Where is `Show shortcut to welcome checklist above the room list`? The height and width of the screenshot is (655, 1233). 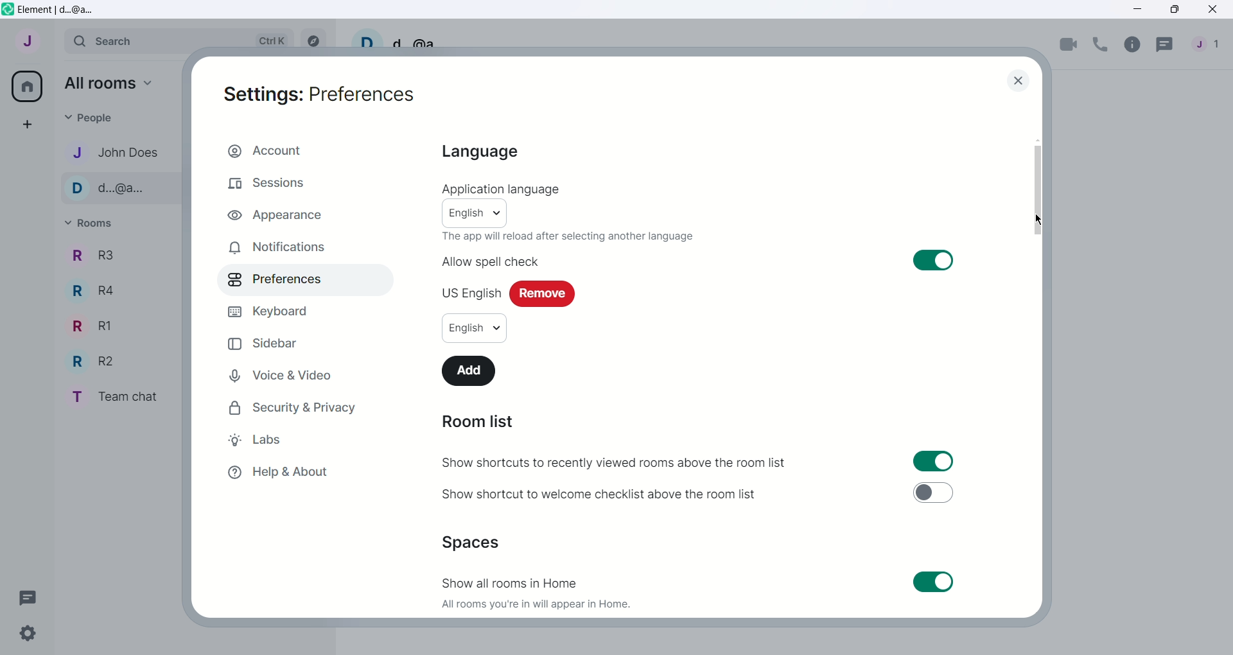 Show shortcut to welcome checklist above the room list is located at coordinates (599, 494).